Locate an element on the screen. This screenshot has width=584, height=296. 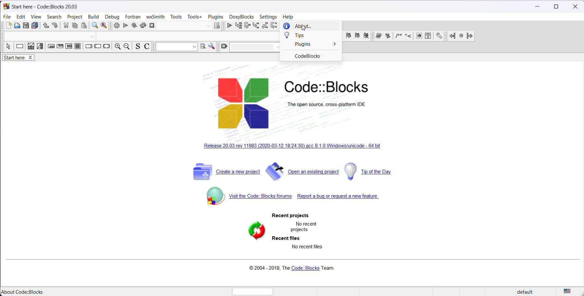
file title is located at coordinates (43, 6).